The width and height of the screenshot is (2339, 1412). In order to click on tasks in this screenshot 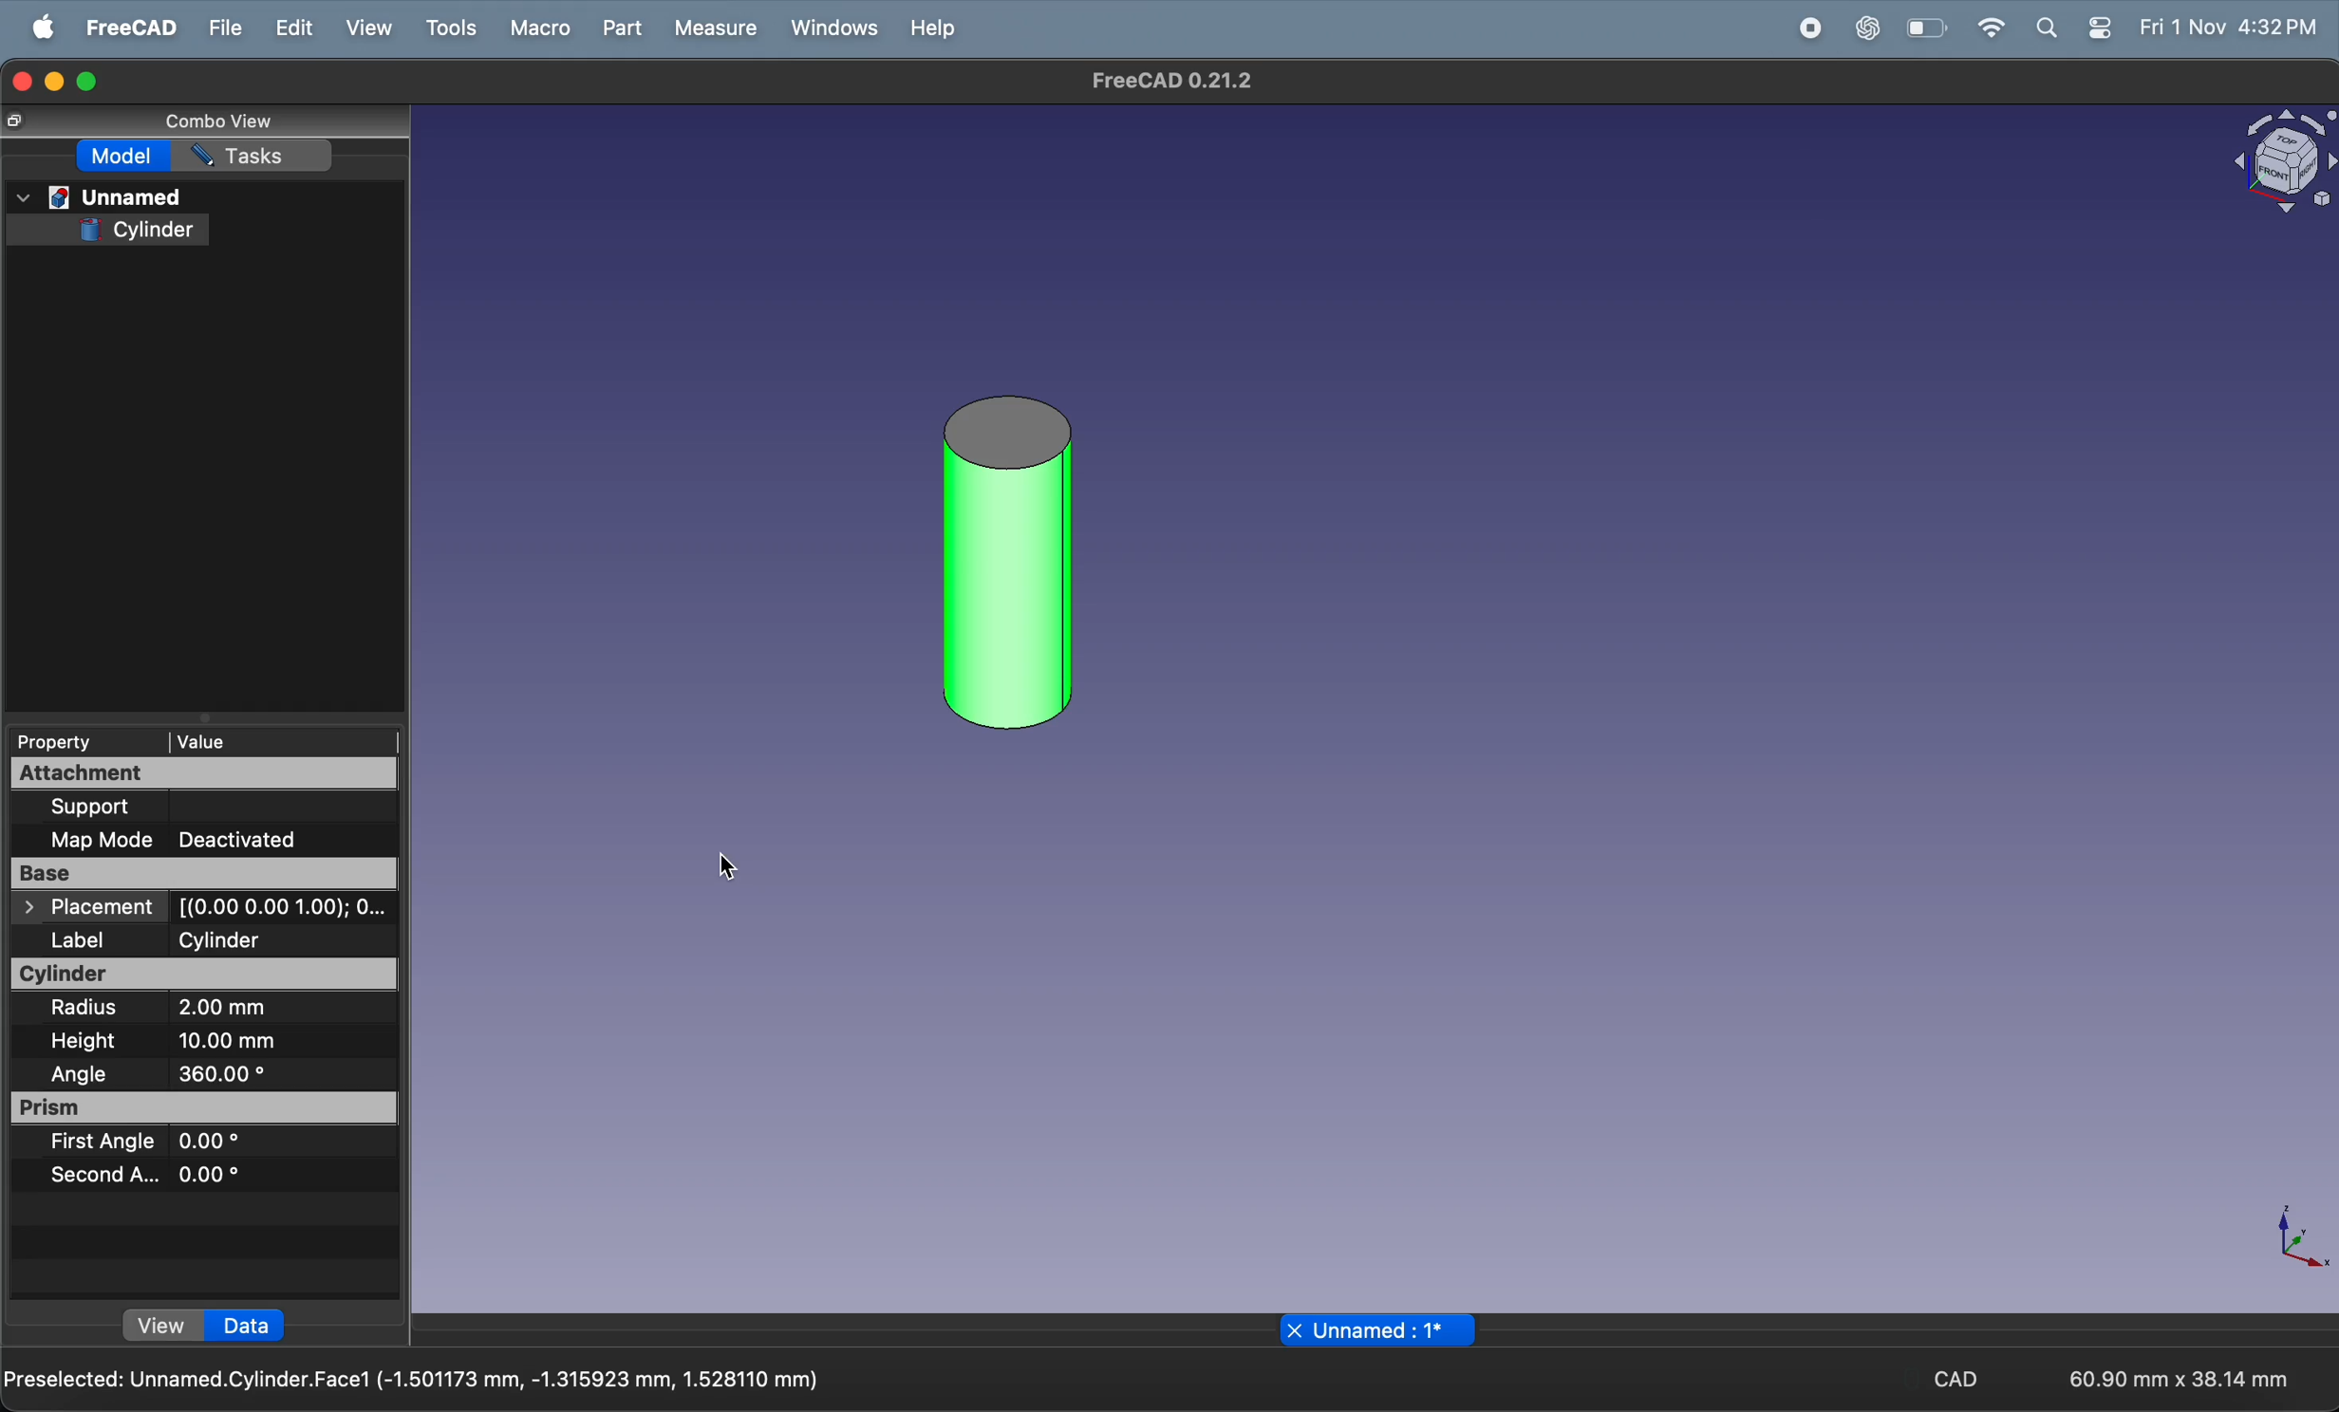, I will do `click(256, 155)`.